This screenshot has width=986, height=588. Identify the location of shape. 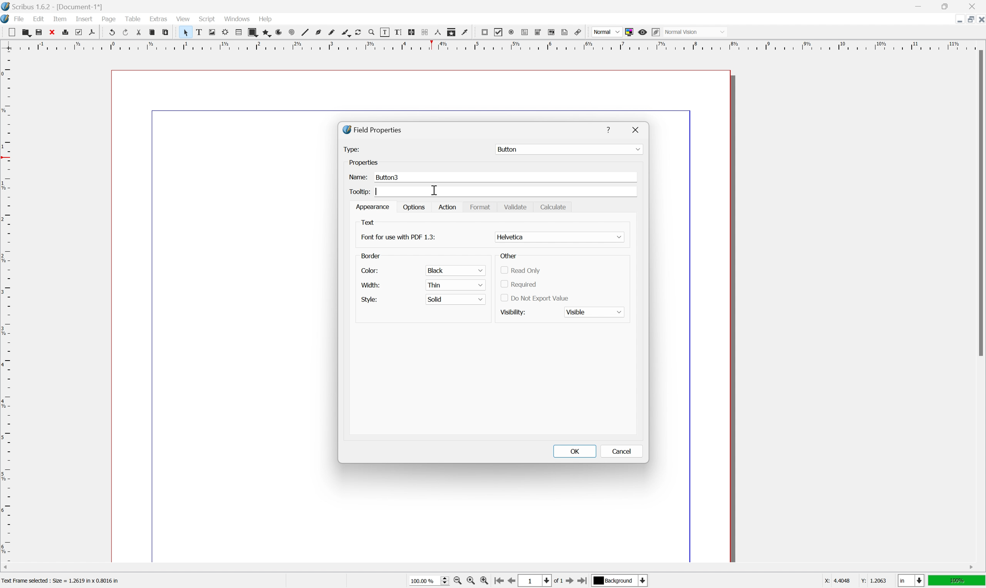
(252, 32).